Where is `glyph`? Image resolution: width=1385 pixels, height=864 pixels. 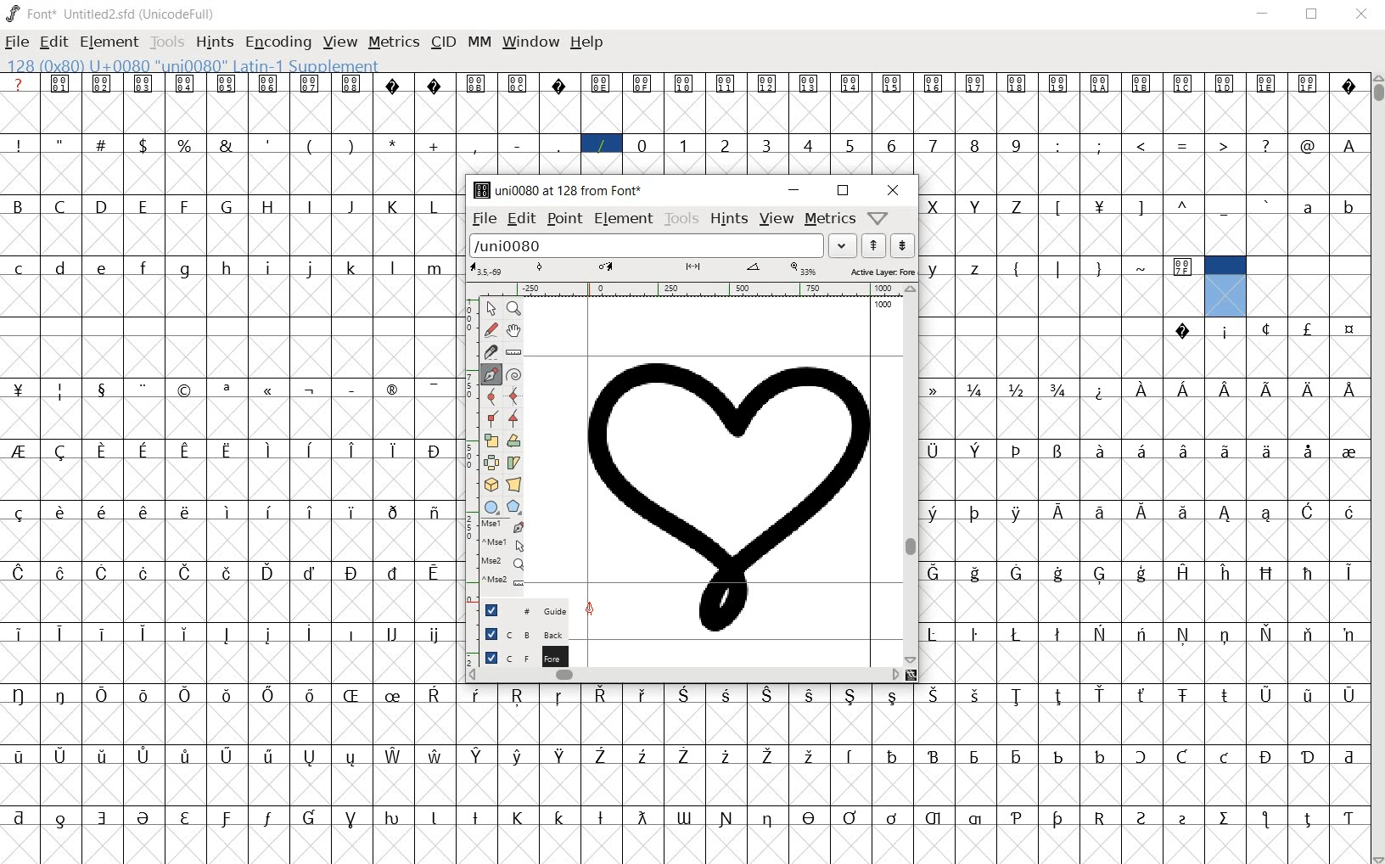 glyph is located at coordinates (226, 819).